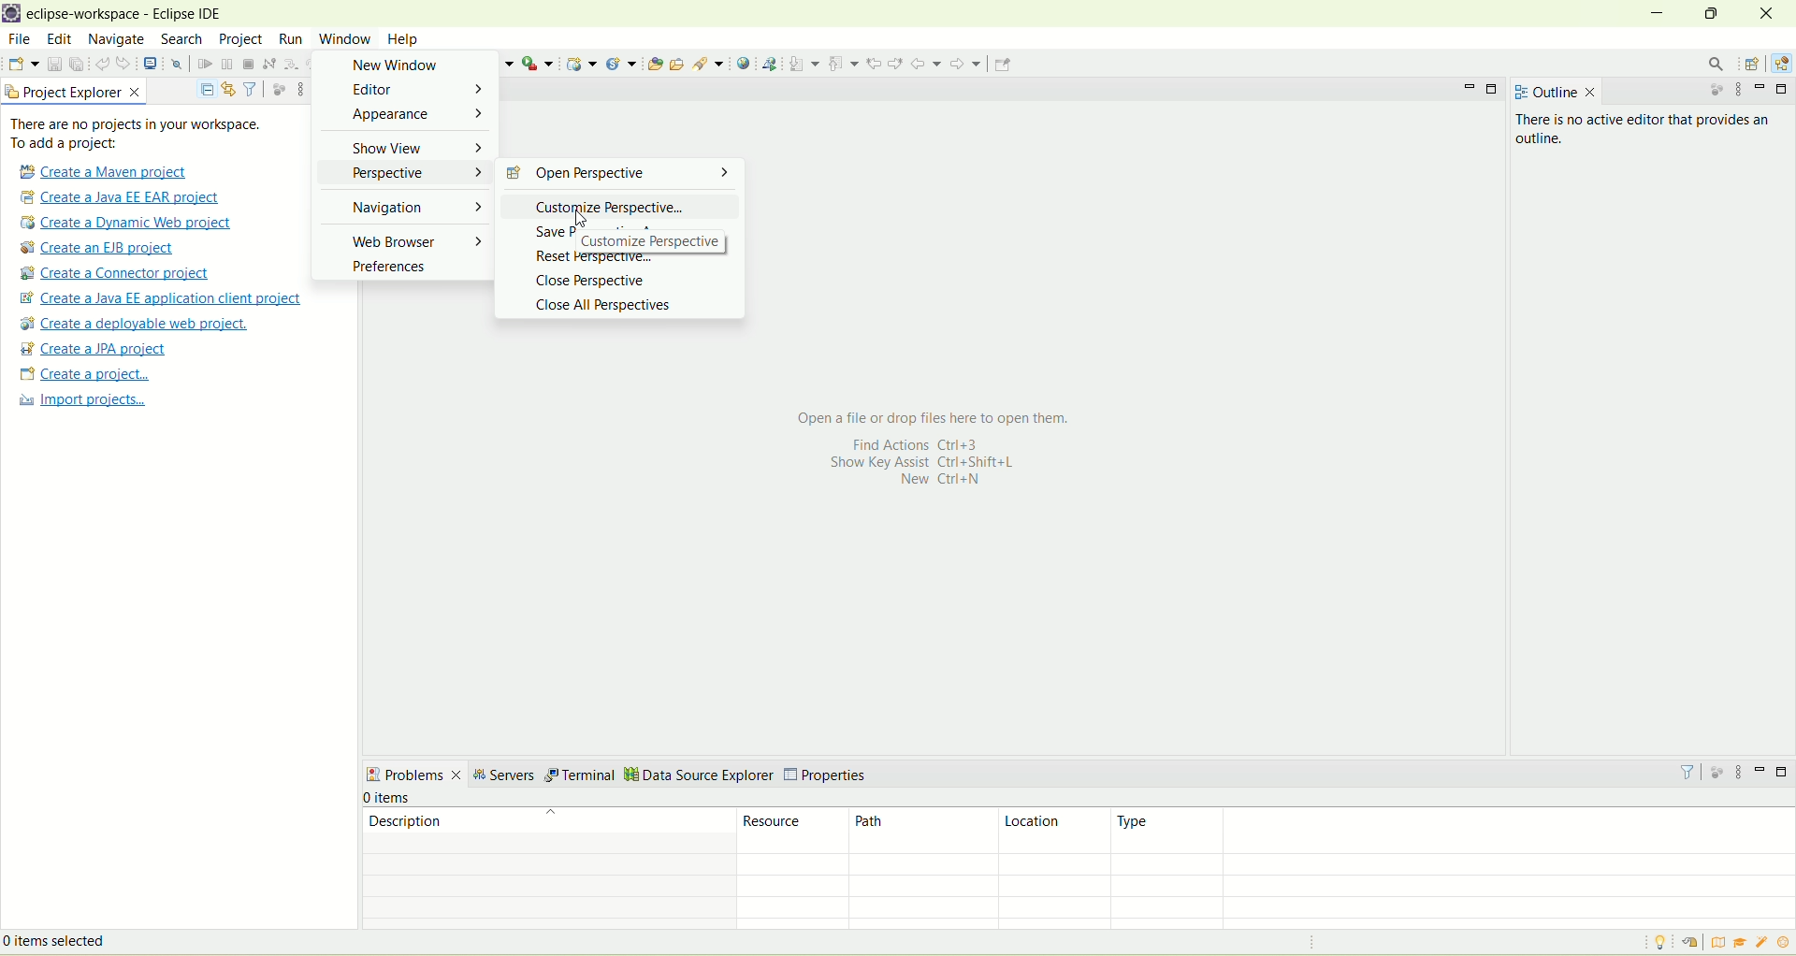 The width and height of the screenshot is (1796, 956). I want to click on navigation, so click(413, 211).